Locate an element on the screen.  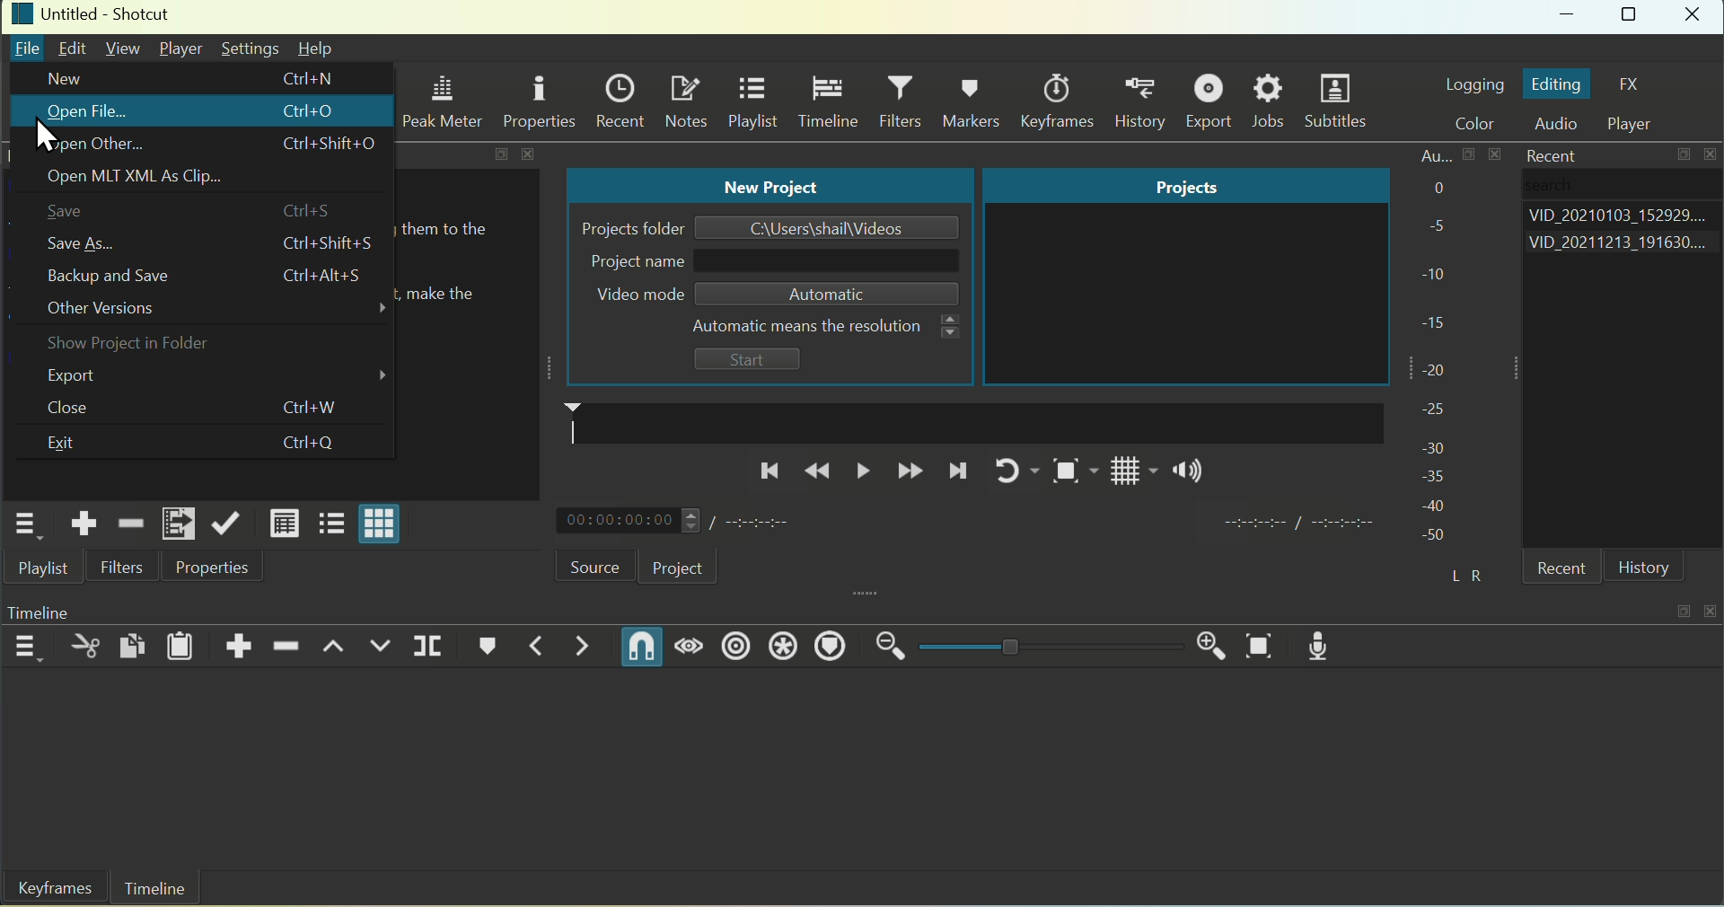
Other Versions is located at coordinates (214, 312).